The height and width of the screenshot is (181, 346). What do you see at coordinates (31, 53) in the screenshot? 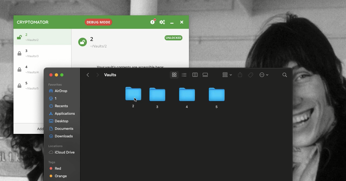
I see `Vault 3` at bounding box center [31, 53].